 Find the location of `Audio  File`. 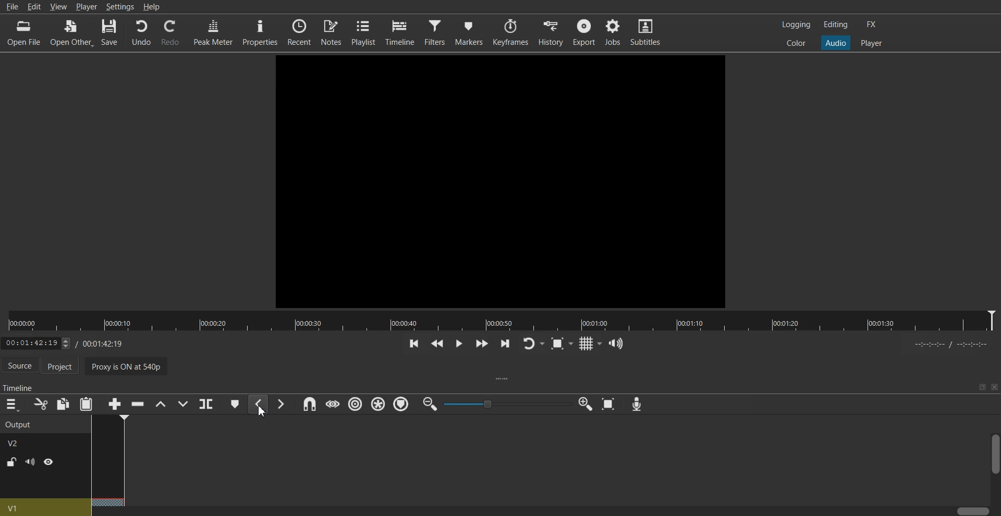

Audio  File is located at coordinates (106, 460).